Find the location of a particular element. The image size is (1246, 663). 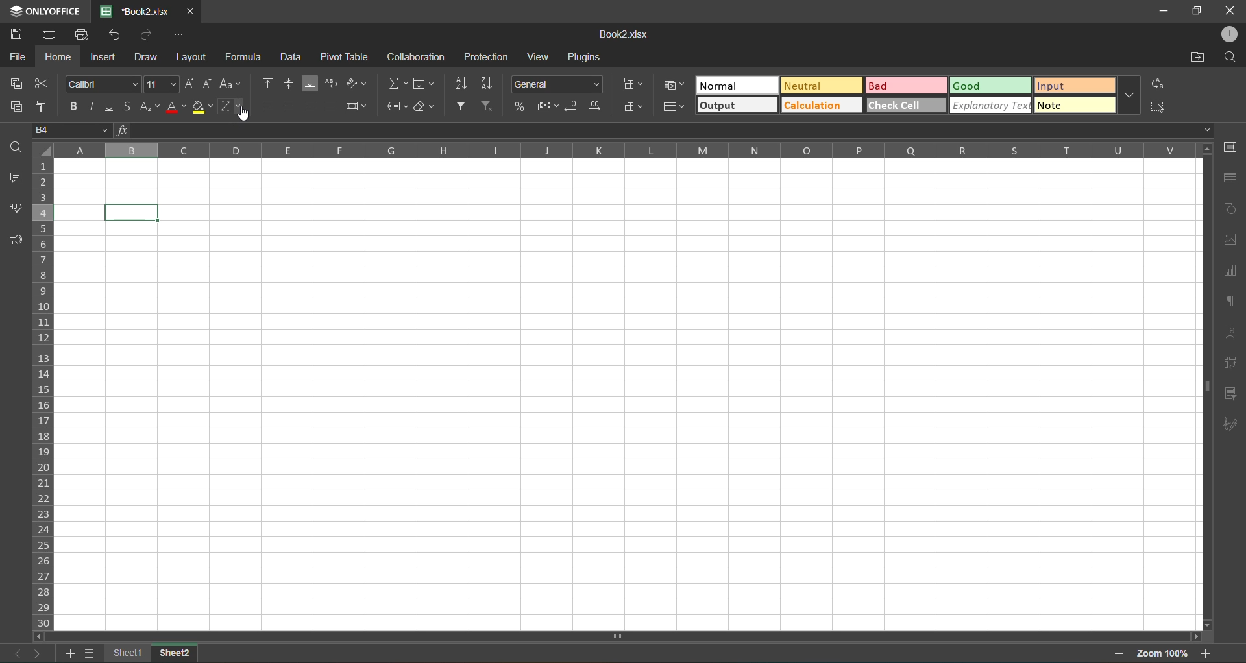

more options is located at coordinates (1134, 95).